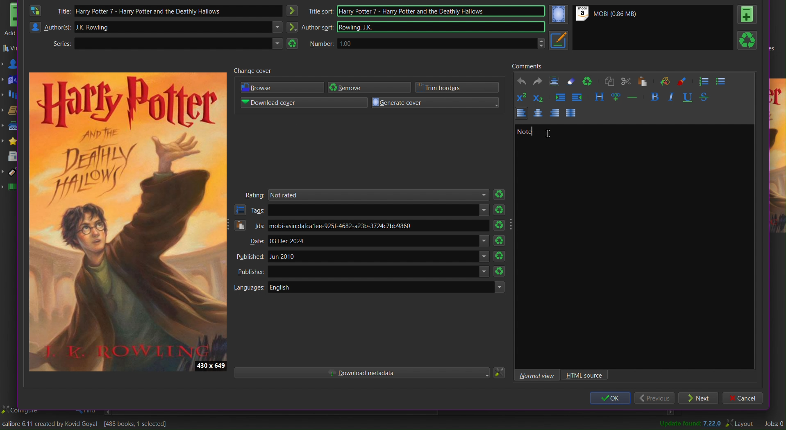  What do you see at coordinates (15, 64) in the screenshot?
I see `Authors` at bounding box center [15, 64].